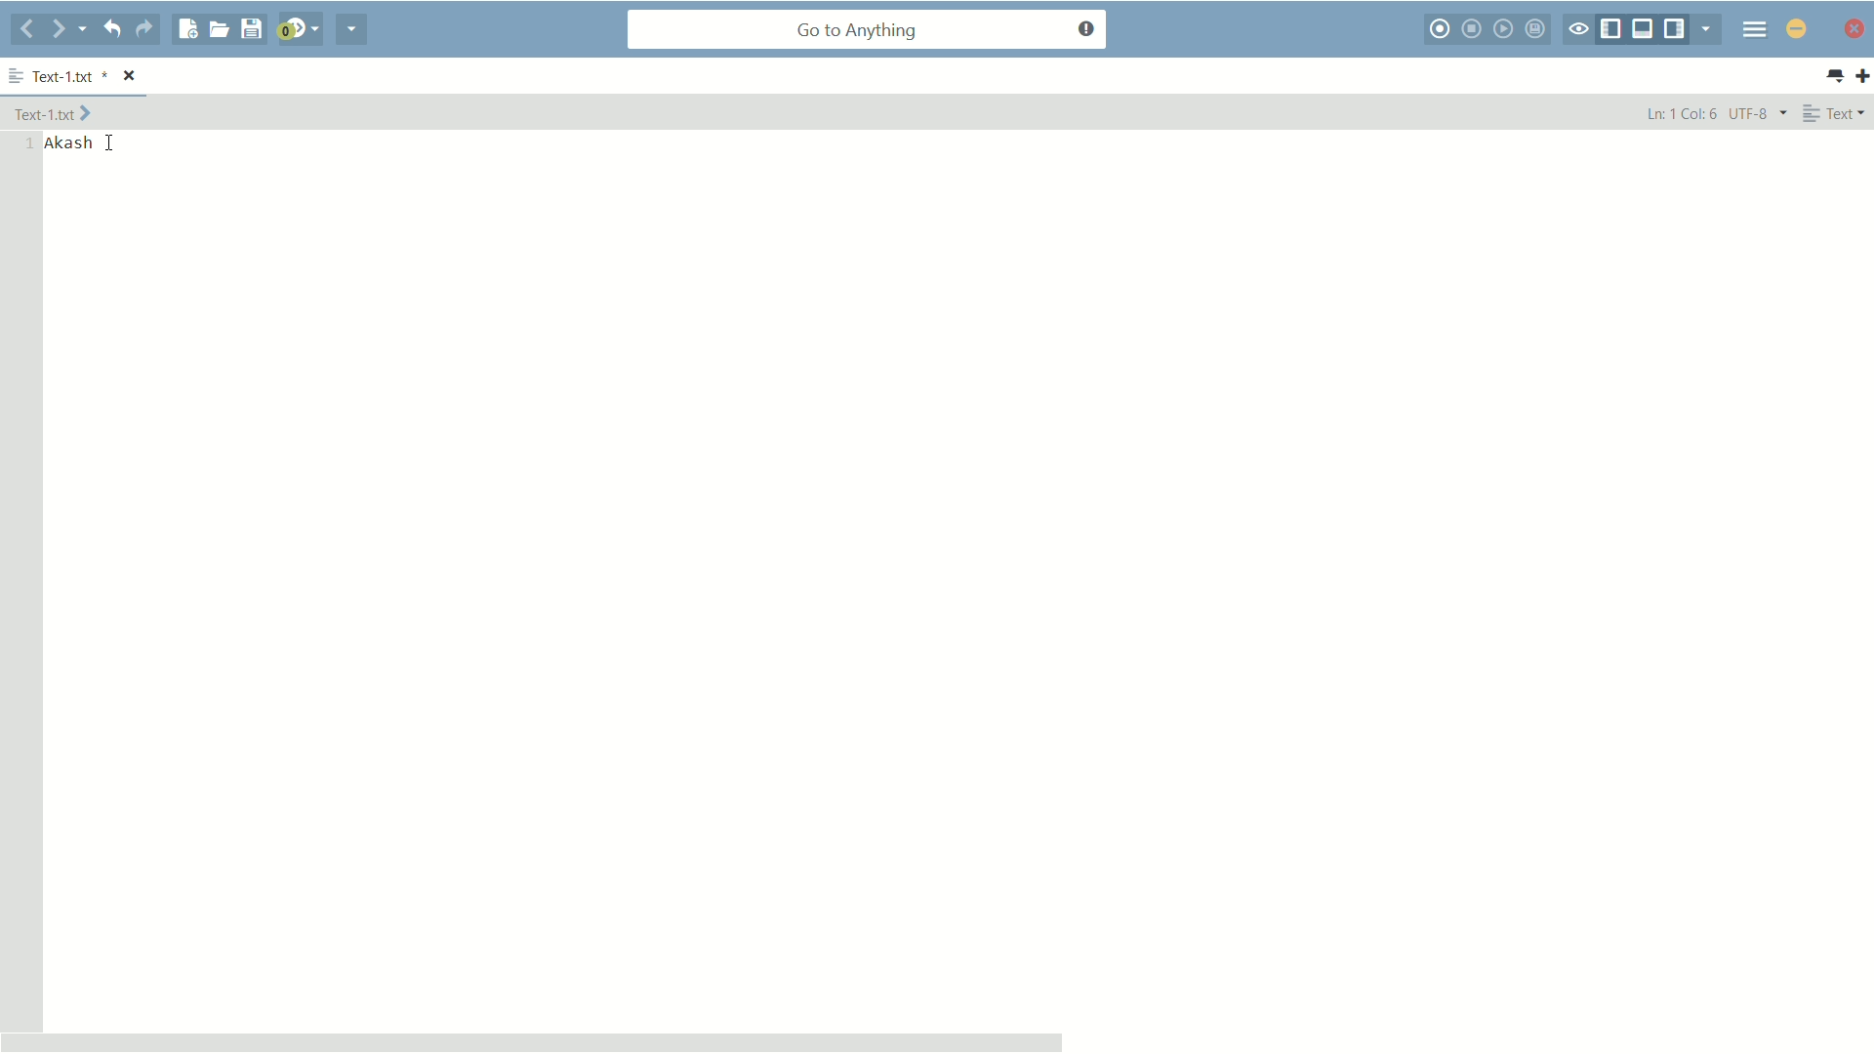 The height and width of the screenshot is (1054, 1874). What do you see at coordinates (108, 143) in the screenshot?
I see `cursor` at bounding box center [108, 143].